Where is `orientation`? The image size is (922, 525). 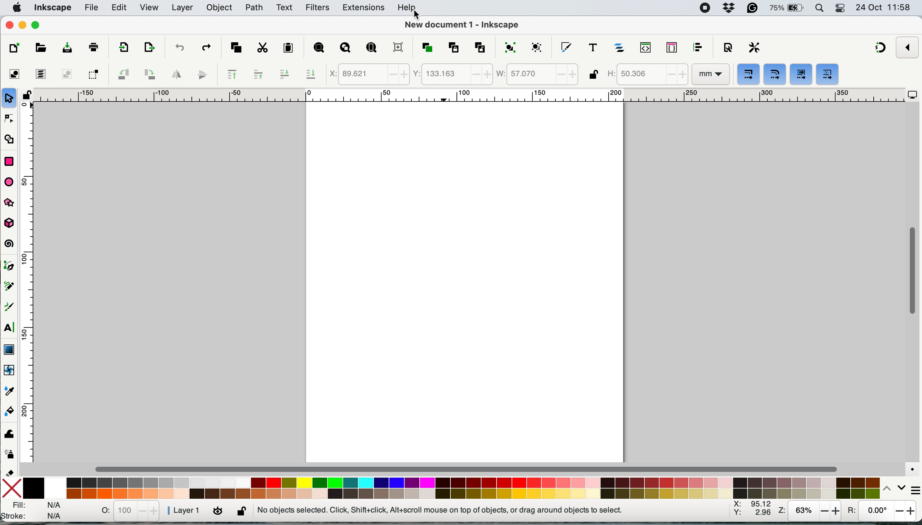 orientation is located at coordinates (130, 513).